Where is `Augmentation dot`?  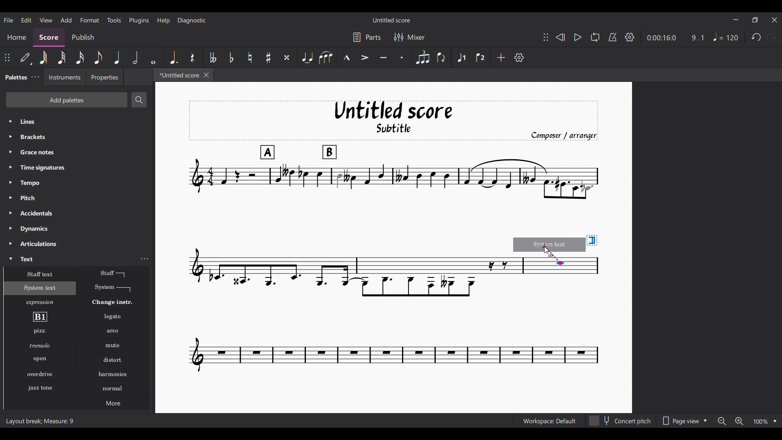 Augmentation dot is located at coordinates (173, 57).